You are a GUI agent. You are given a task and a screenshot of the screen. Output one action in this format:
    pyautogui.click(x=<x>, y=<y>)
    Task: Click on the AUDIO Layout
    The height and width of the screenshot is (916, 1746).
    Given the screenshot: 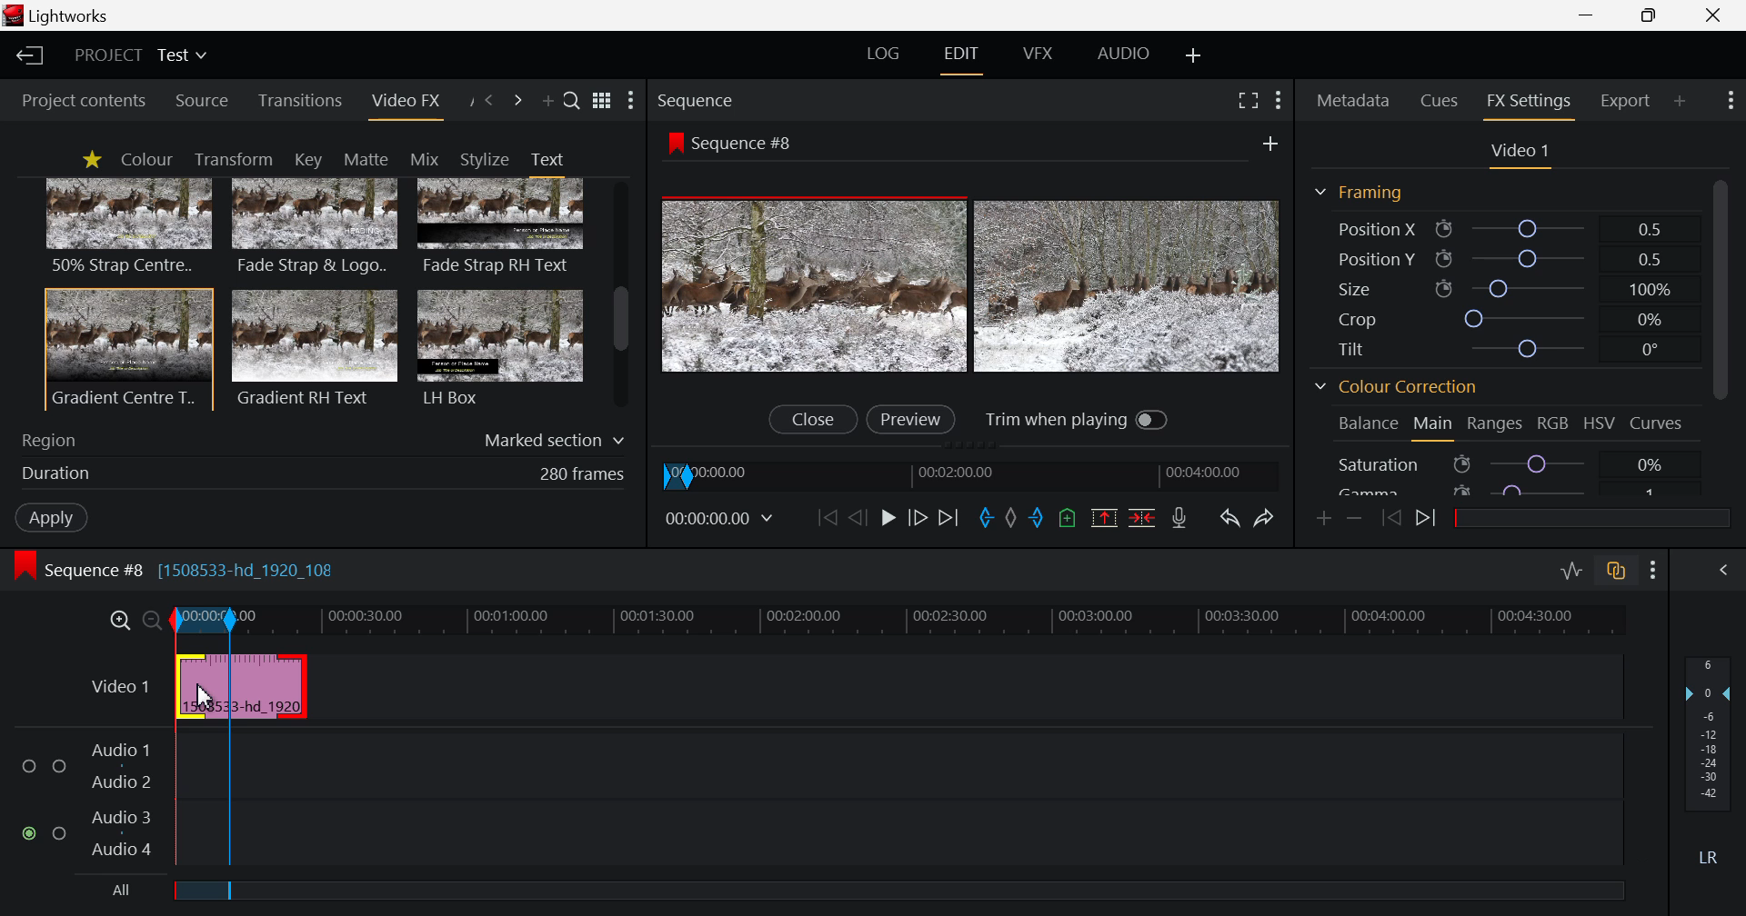 What is the action you would take?
    pyautogui.click(x=1129, y=52)
    